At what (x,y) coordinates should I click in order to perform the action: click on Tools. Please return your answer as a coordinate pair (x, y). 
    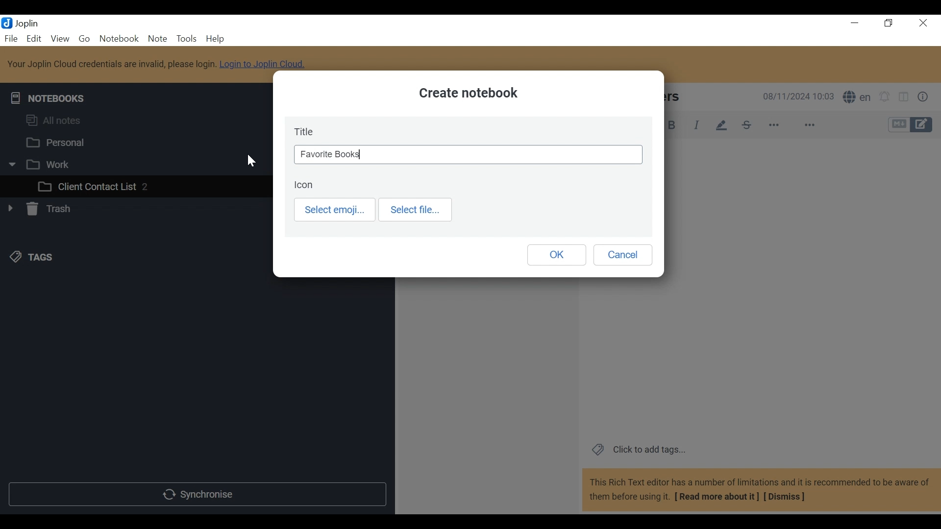
    Looking at the image, I should click on (186, 39).